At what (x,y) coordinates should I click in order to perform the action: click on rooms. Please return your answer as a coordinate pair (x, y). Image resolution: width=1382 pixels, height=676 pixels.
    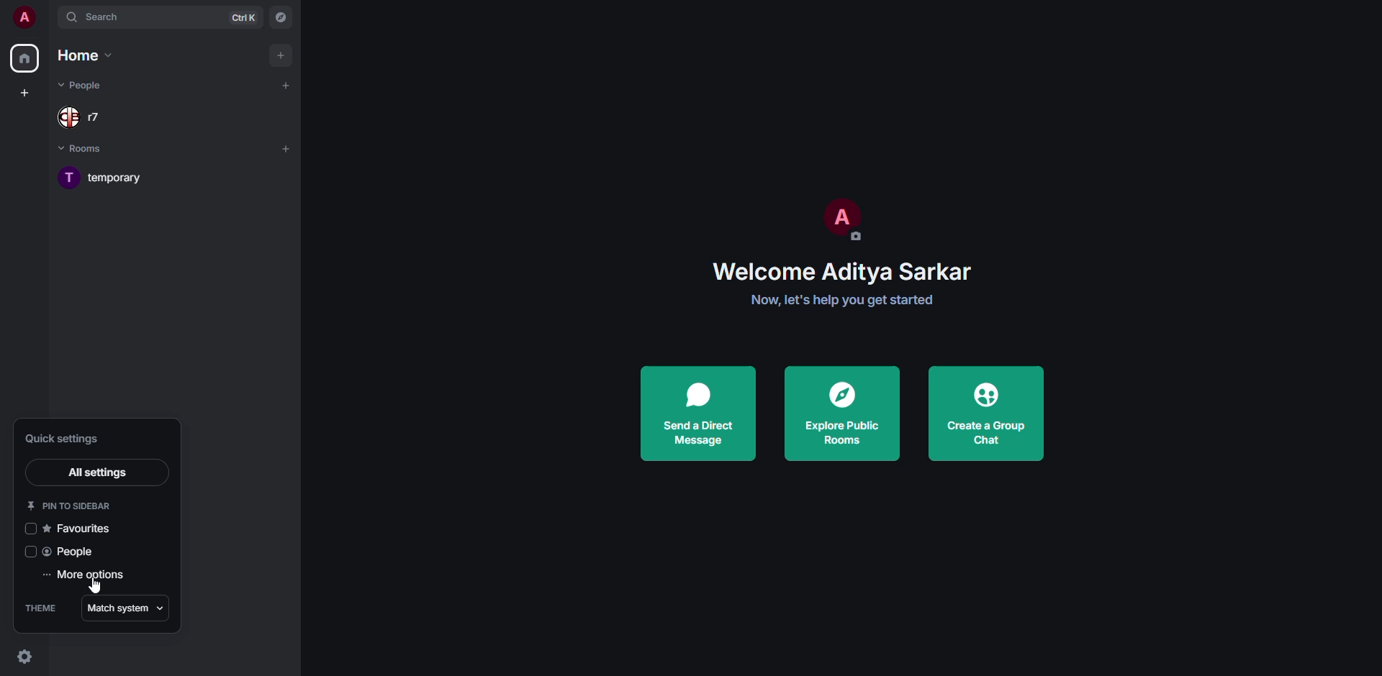
    Looking at the image, I should click on (83, 149).